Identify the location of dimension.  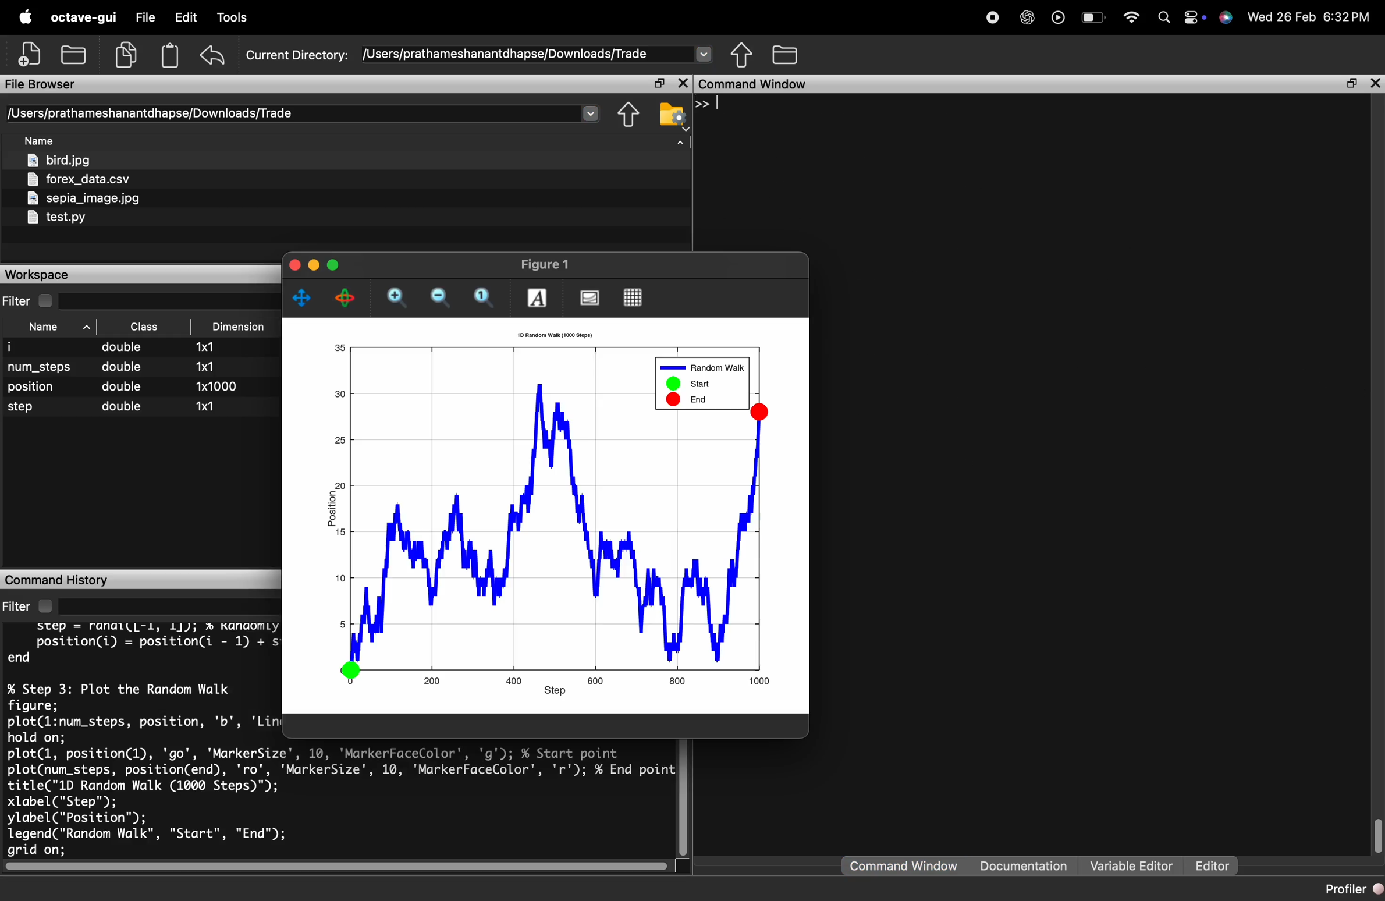
(218, 380).